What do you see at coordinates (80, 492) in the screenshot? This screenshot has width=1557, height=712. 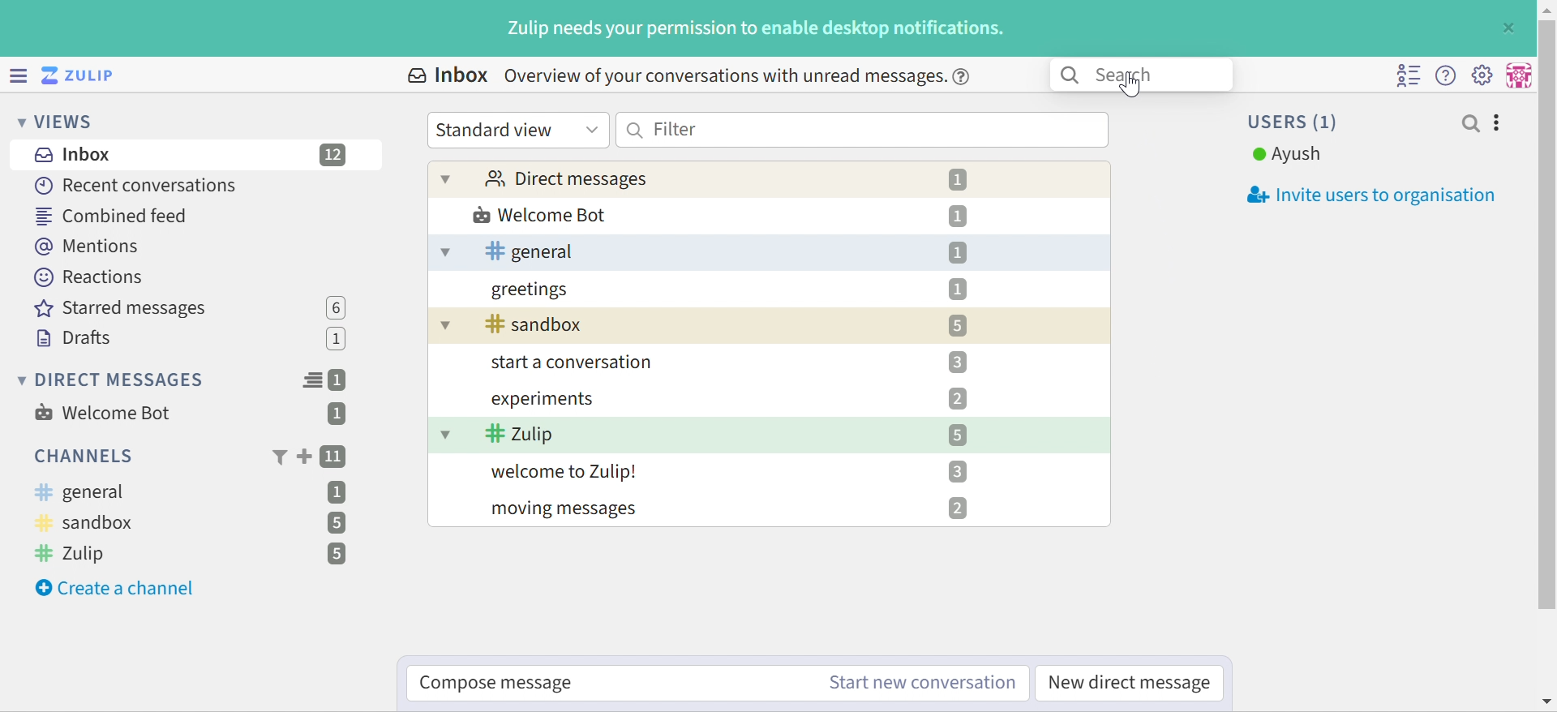 I see `#general` at bounding box center [80, 492].